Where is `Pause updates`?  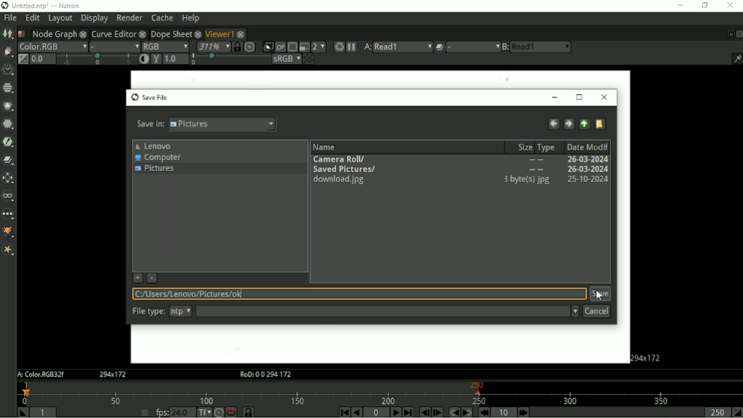 Pause updates is located at coordinates (350, 47).